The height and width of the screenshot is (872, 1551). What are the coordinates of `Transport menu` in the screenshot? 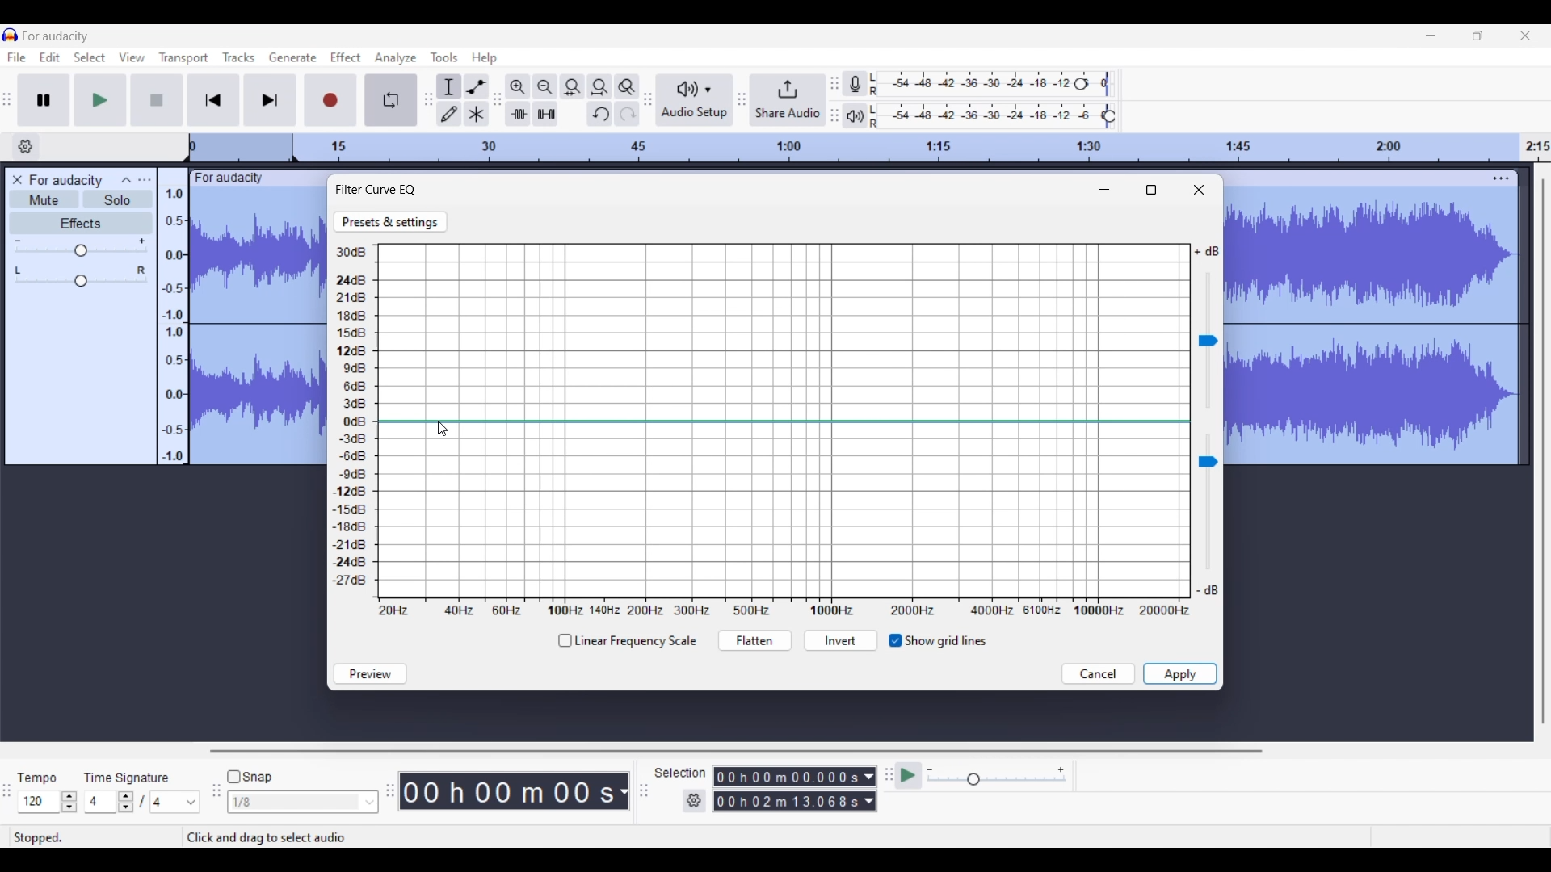 It's located at (183, 58).